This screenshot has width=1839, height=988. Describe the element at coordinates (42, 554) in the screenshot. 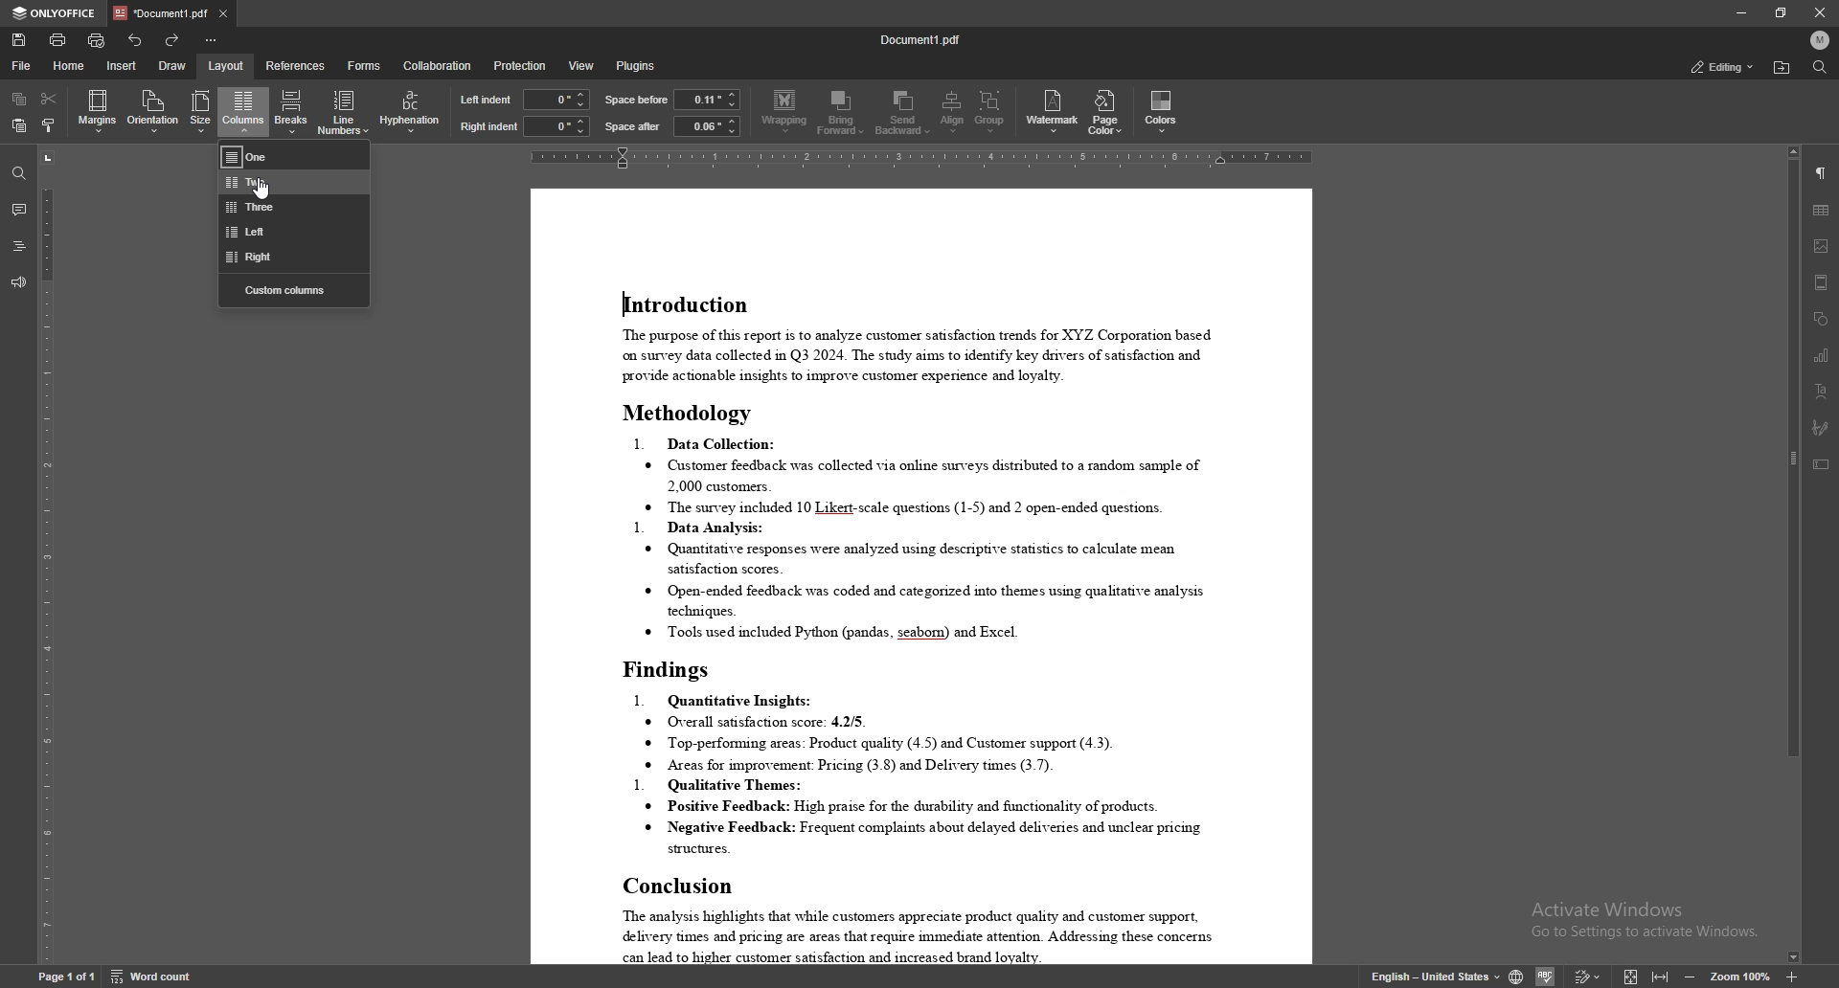

I see `vertical scale` at that location.